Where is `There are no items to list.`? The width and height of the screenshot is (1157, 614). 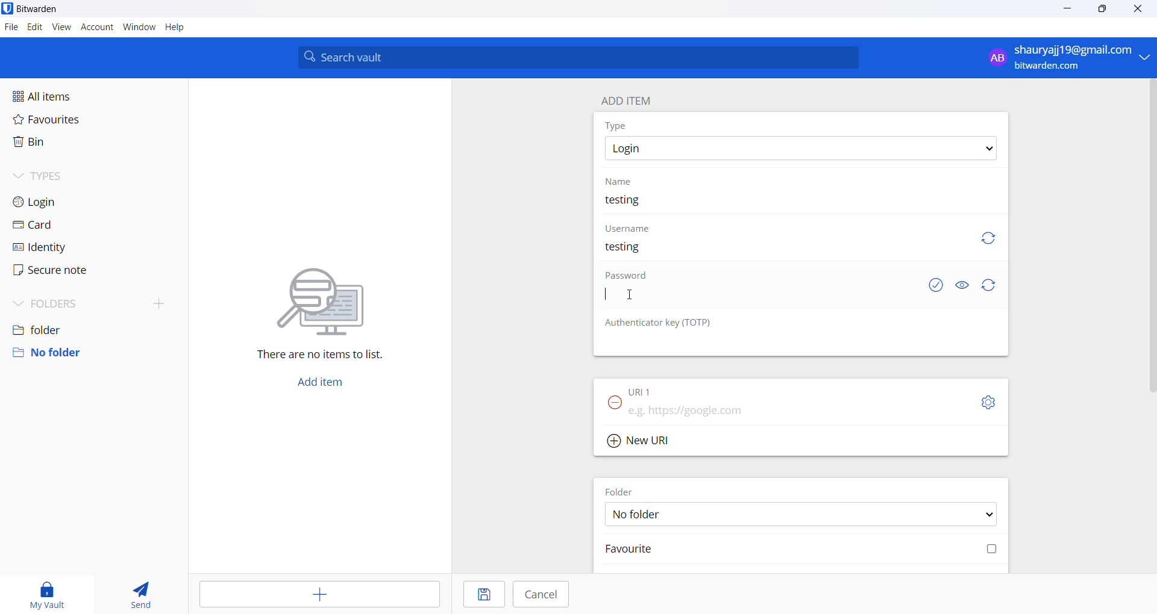 There are no items to list. is located at coordinates (319, 316).